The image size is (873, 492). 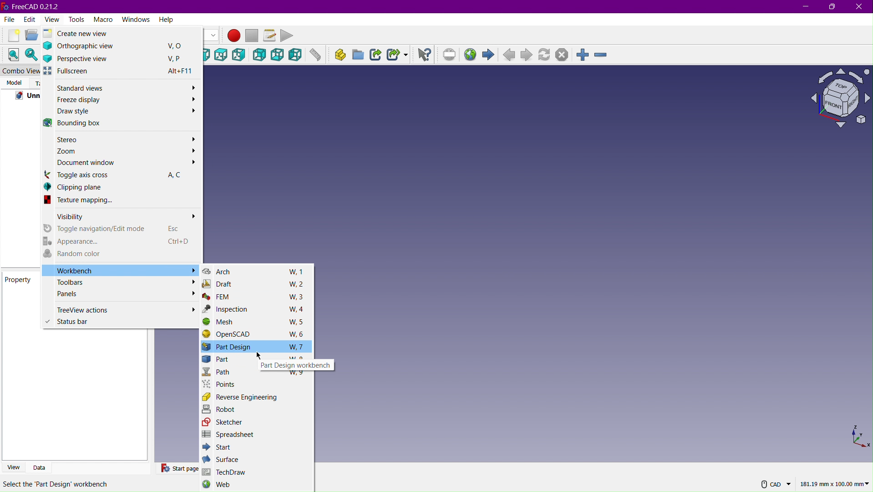 I want to click on Web, so click(x=218, y=484).